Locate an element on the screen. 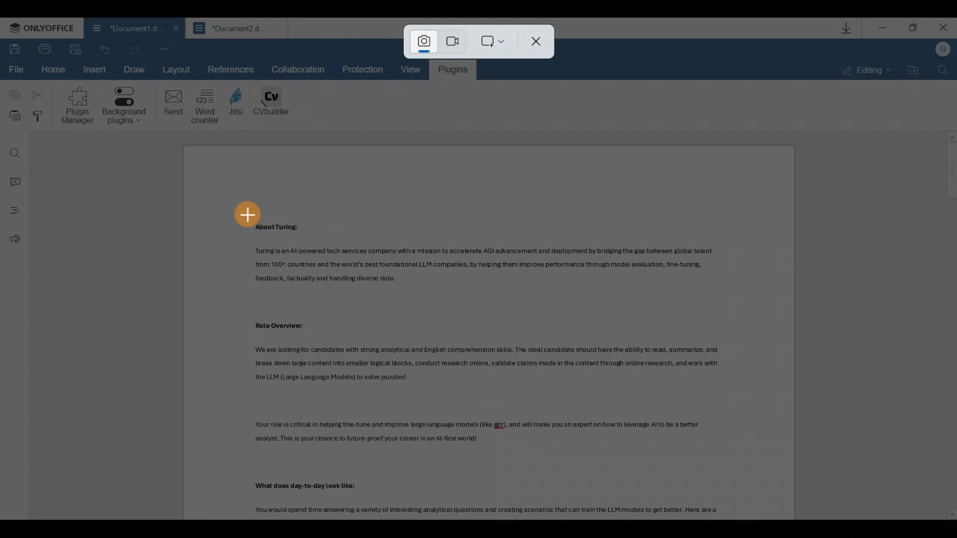 This screenshot has height=538, width=957. Send is located at coordinates (169, 105).